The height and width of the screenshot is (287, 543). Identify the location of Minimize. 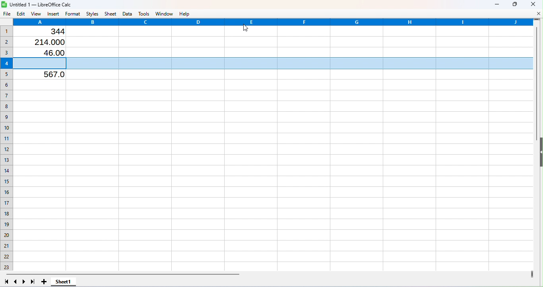
(496, 5).